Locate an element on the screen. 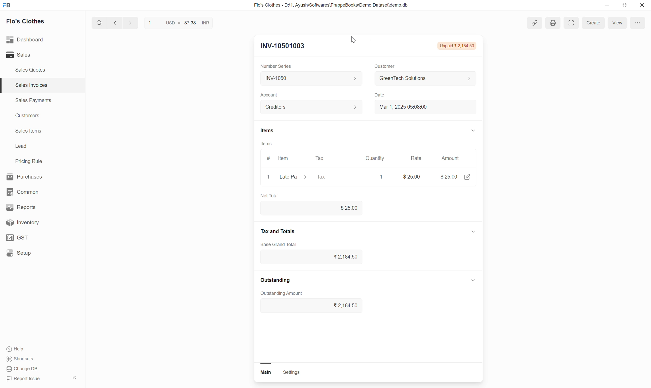  Change DB is located at coordinates (23, 370).